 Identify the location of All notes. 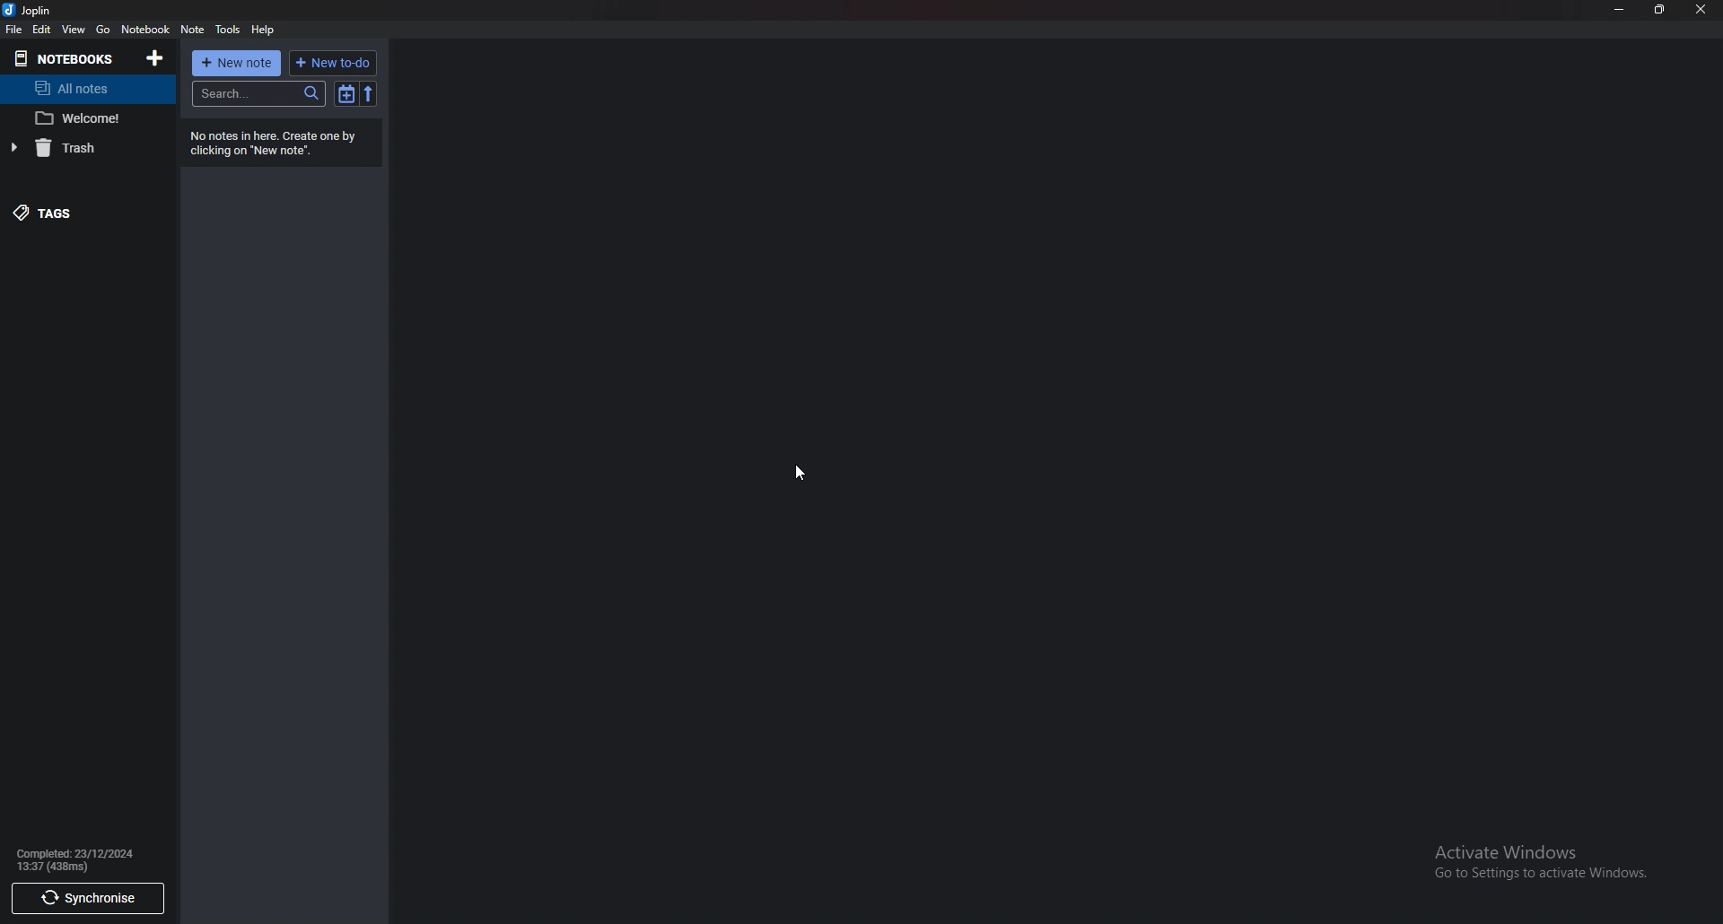
(75, 91).